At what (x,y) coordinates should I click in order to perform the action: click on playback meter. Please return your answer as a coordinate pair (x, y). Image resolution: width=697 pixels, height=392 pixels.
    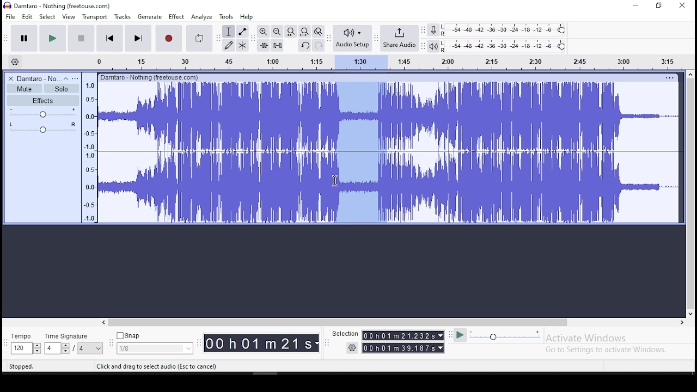
    Looking at the image, I should click on (434, 46).